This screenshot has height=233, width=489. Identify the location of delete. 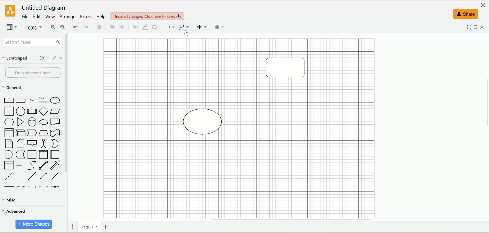
(100, 27).